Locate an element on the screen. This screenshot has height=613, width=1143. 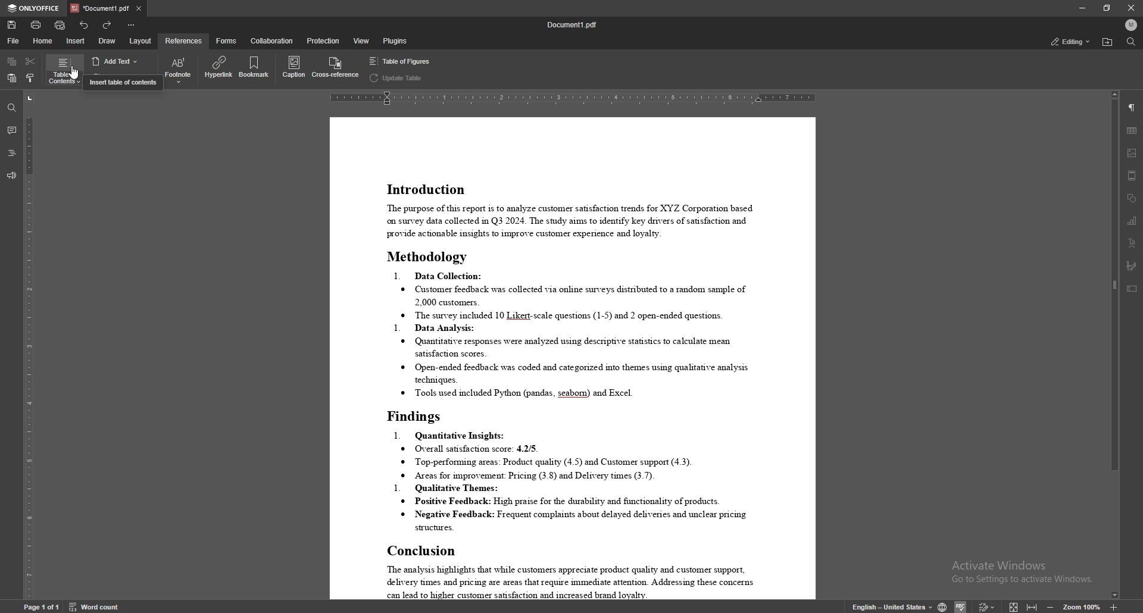
comment is located at coordinates (12, 130).